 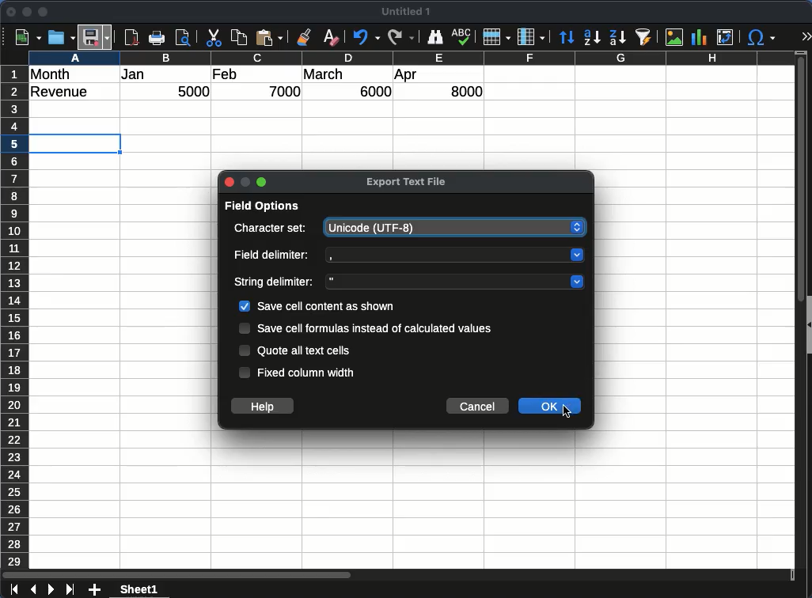 I want to click on open, so click(x=60, y=38).